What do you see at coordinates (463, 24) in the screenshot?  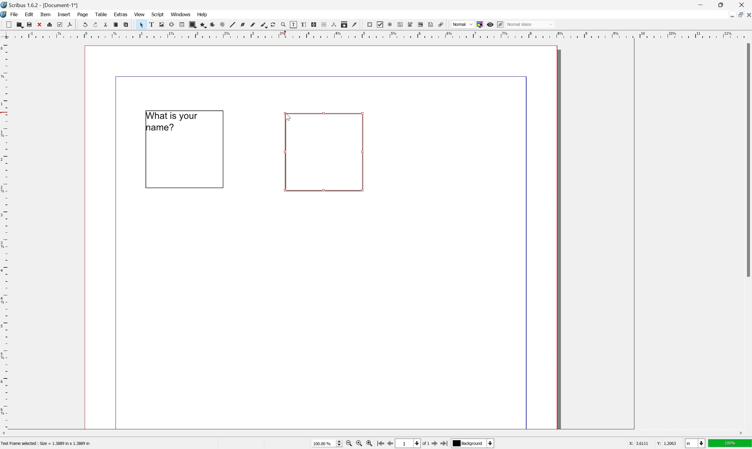 I see `normal` at bounding box center [463, 24].